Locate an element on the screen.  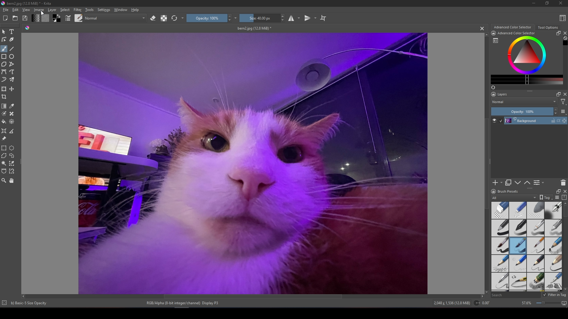
Select shapes tool is located at coordinates (4, 32).